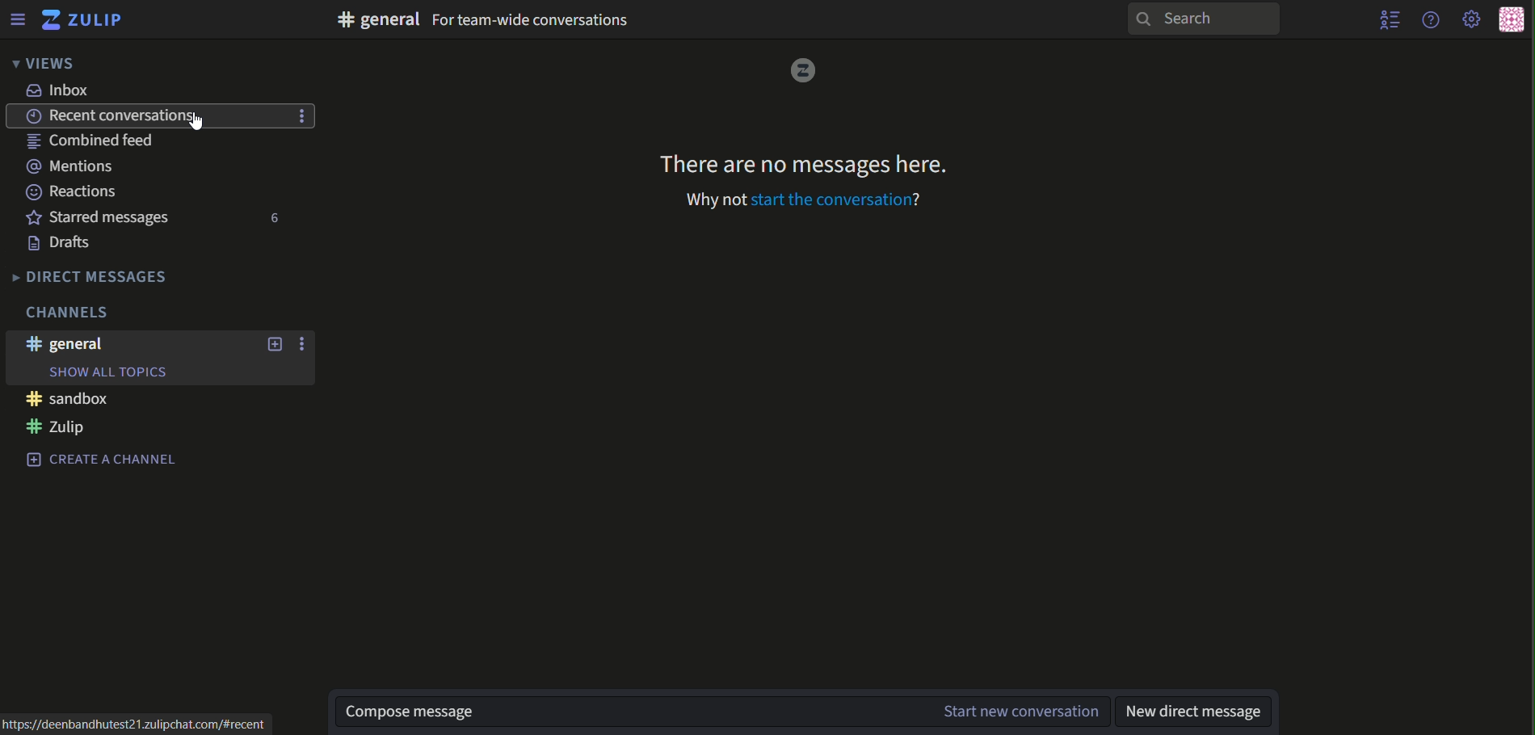 Image resolution: width=1535 pixels, height=735 pixels. I want to click on text, so click(61, 427).